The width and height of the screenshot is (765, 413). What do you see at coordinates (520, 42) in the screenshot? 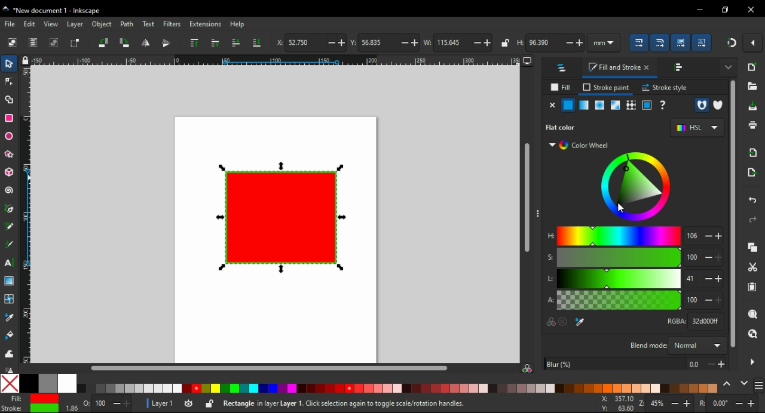
I see `height of selection` at bounding box center [520, 42].